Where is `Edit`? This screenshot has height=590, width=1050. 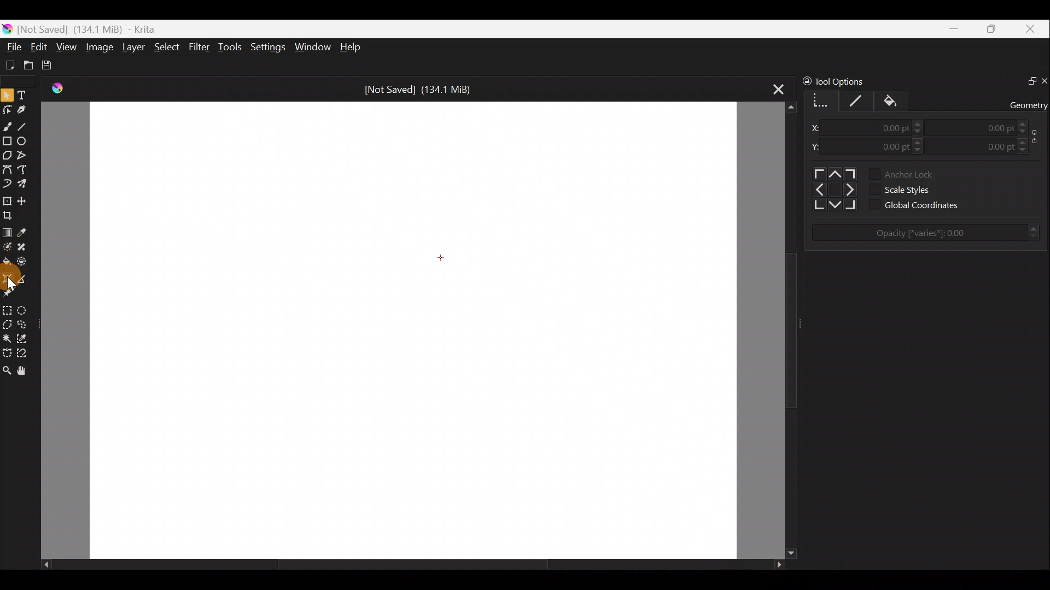
Edit is located at coordinates (39, 47).